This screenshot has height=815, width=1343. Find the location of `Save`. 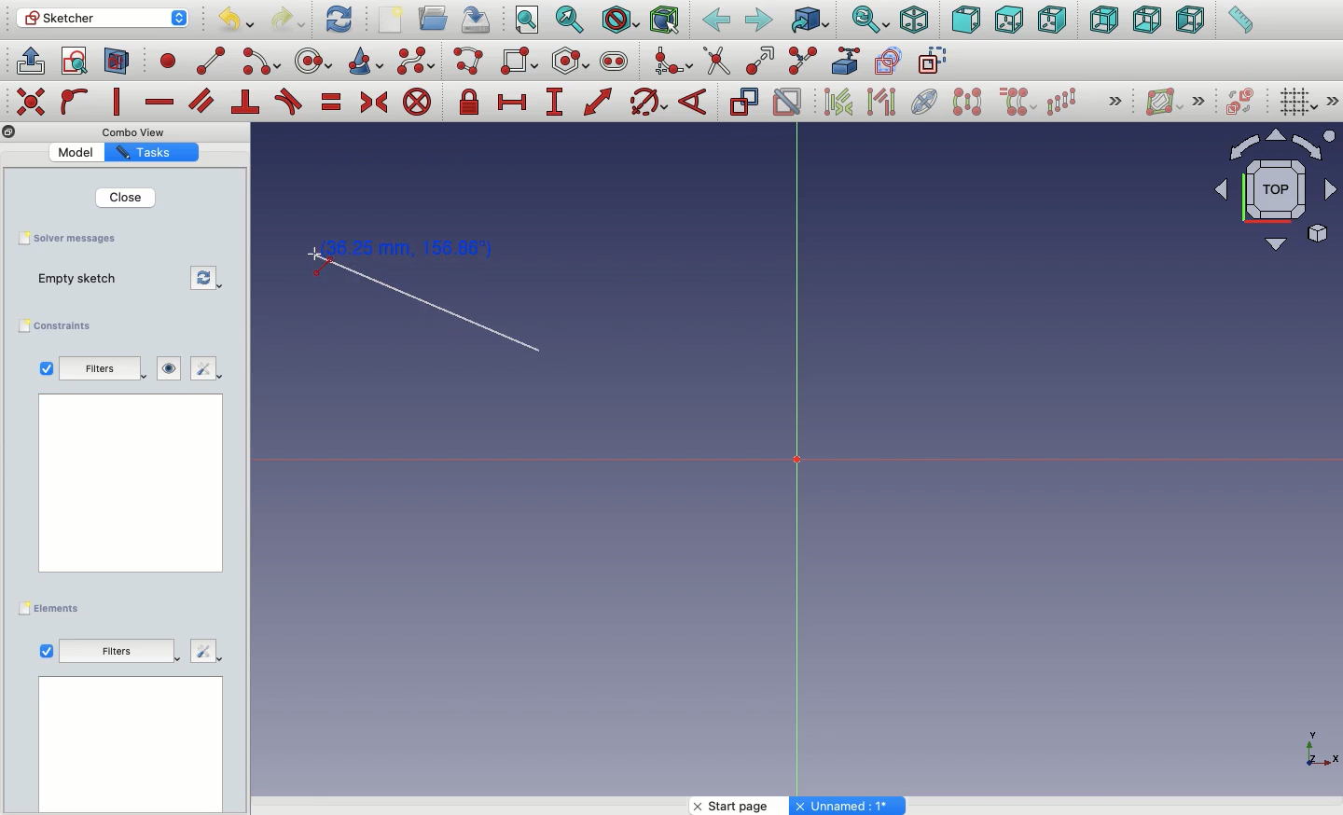

Save is located at coordinates (480, 20).